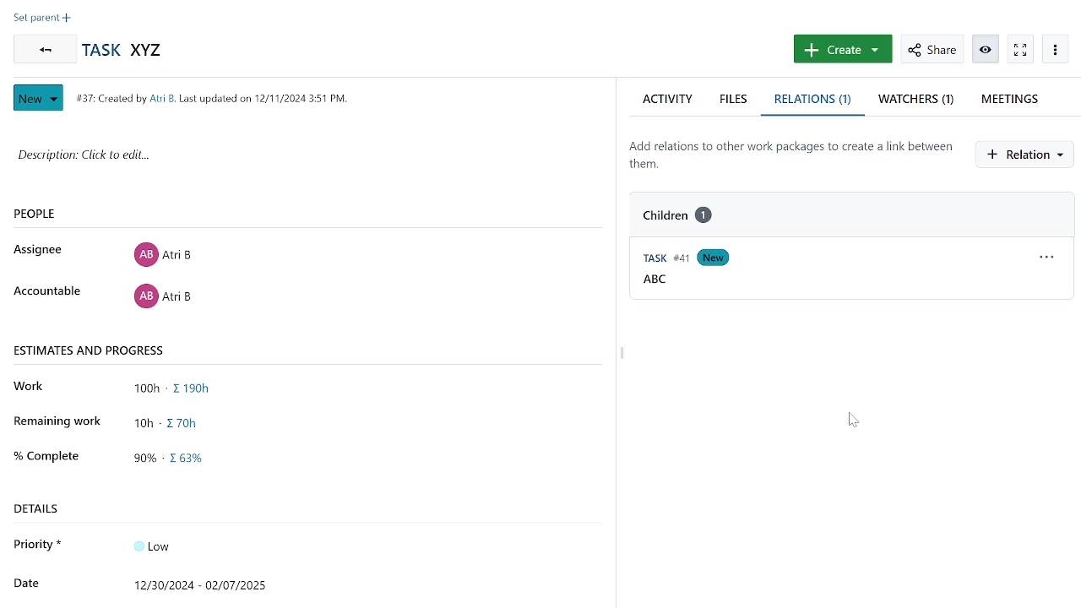 The image size is (1081, 608). Describe the element at coordinates (127, 51) in the screenshot. I see `task name` at that location.